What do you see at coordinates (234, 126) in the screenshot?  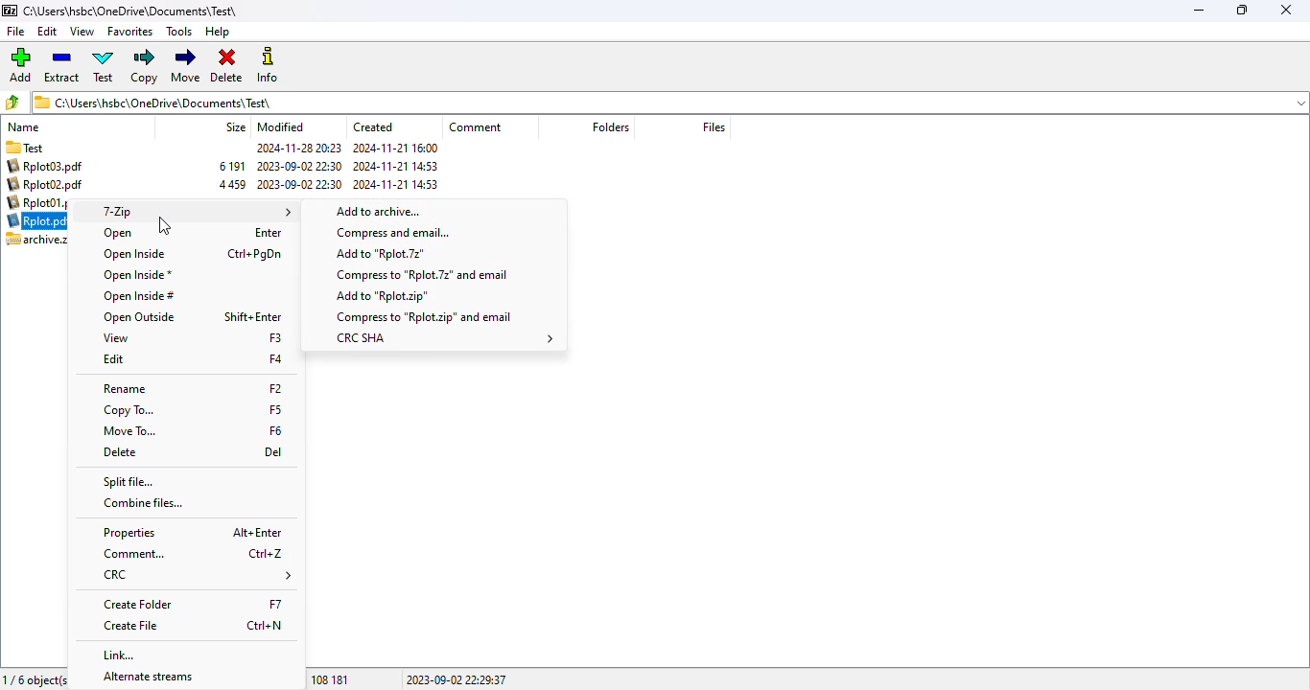 I see `size` at bounding box center [234, 126].